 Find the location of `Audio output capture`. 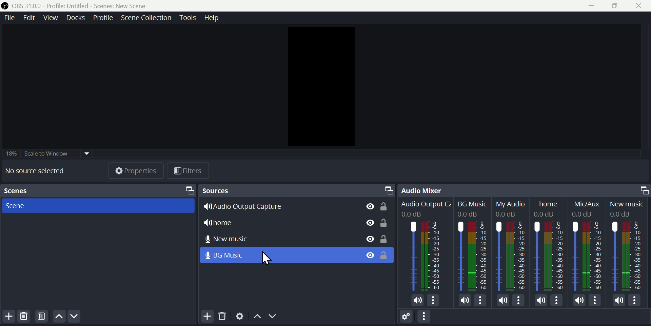

Audio output capture is located at coordinates (250, 207).